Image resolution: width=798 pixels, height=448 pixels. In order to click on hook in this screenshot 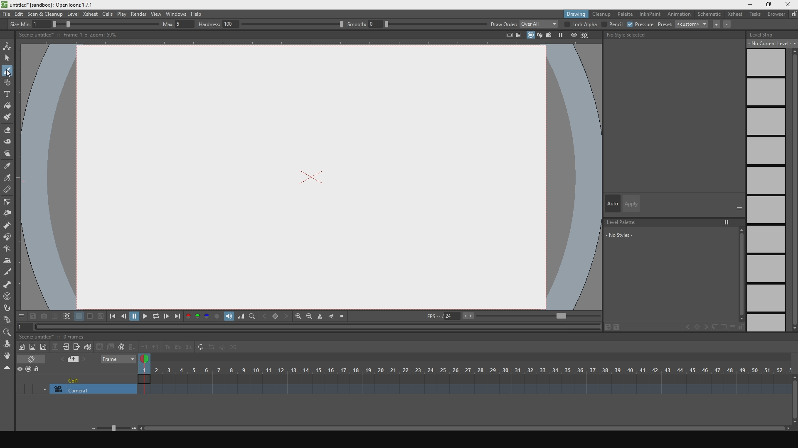, I will do `click(8, 309)`.